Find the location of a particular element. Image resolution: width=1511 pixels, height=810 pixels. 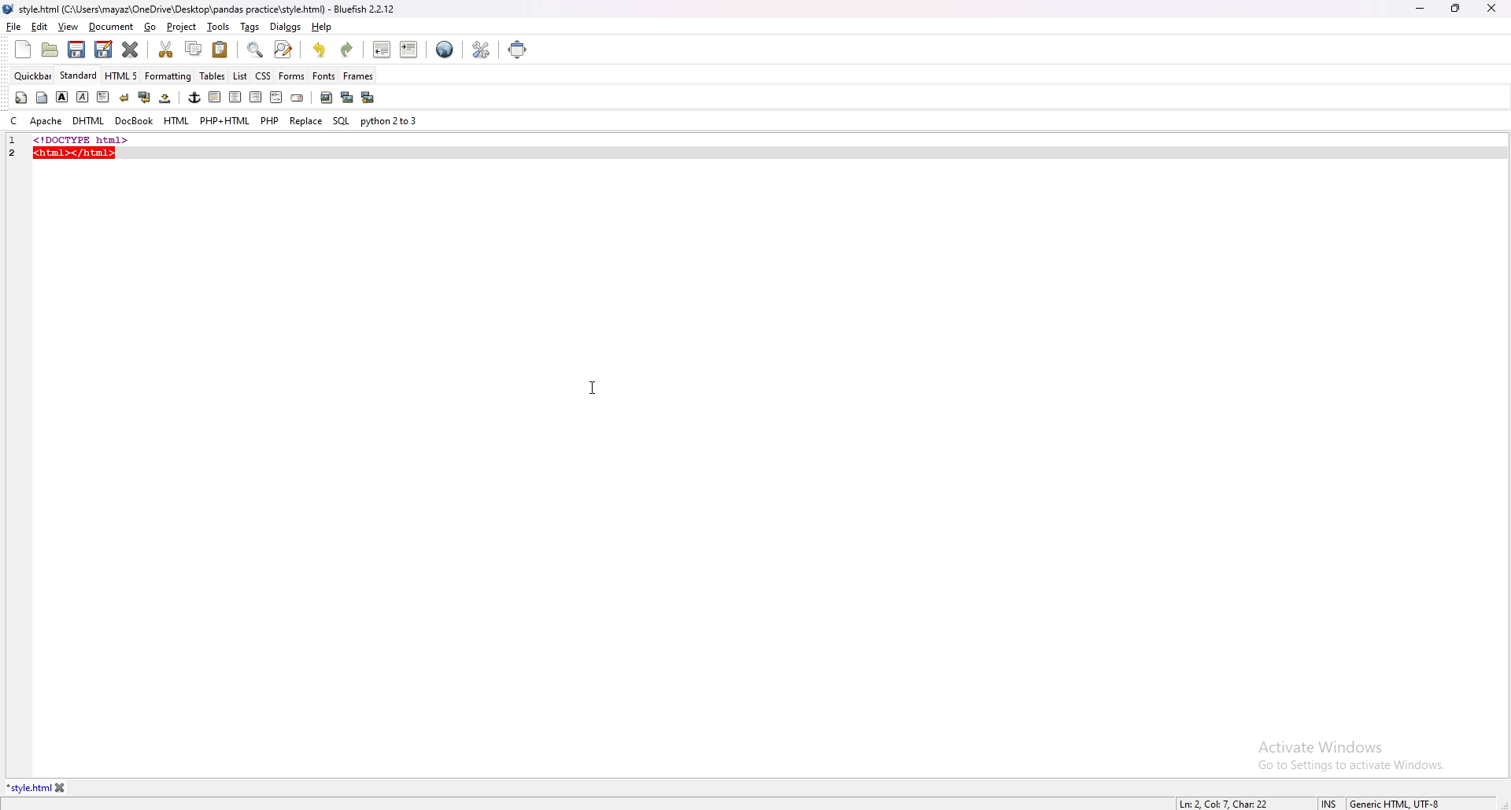

code is located at coordinates (127, 139).